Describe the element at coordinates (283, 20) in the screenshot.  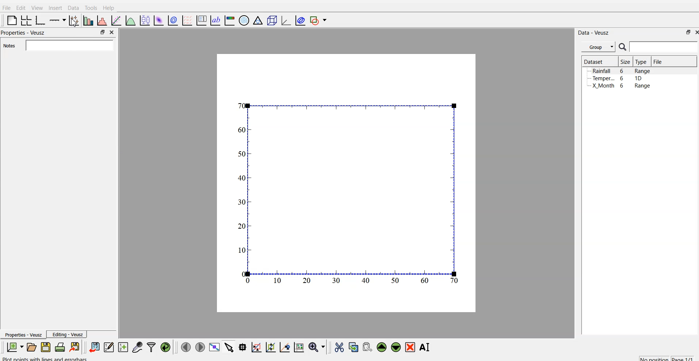
I see `3D graph` at that location.